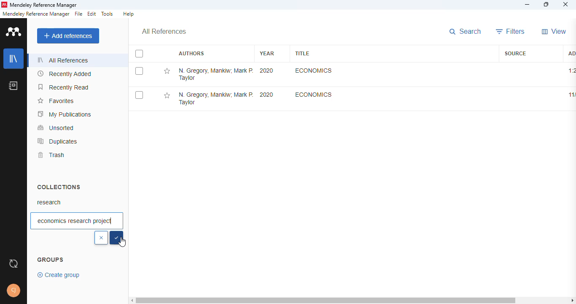  I want to click on add references, so click(68, 36).